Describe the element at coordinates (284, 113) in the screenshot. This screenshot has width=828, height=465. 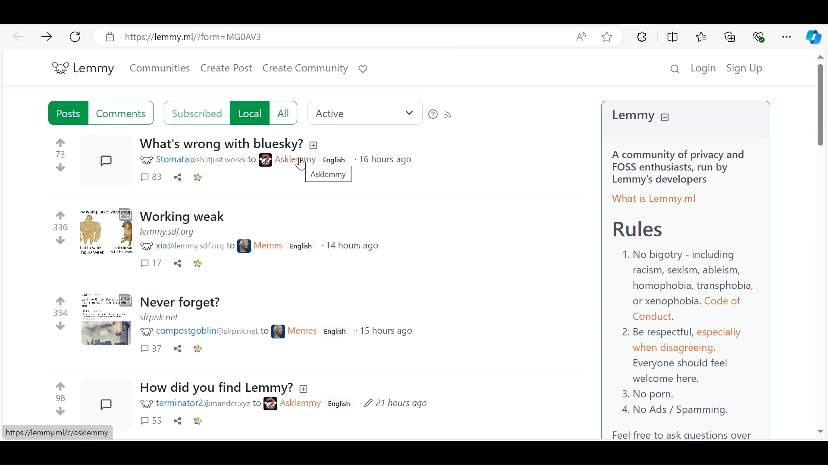
I see `All` at that location.